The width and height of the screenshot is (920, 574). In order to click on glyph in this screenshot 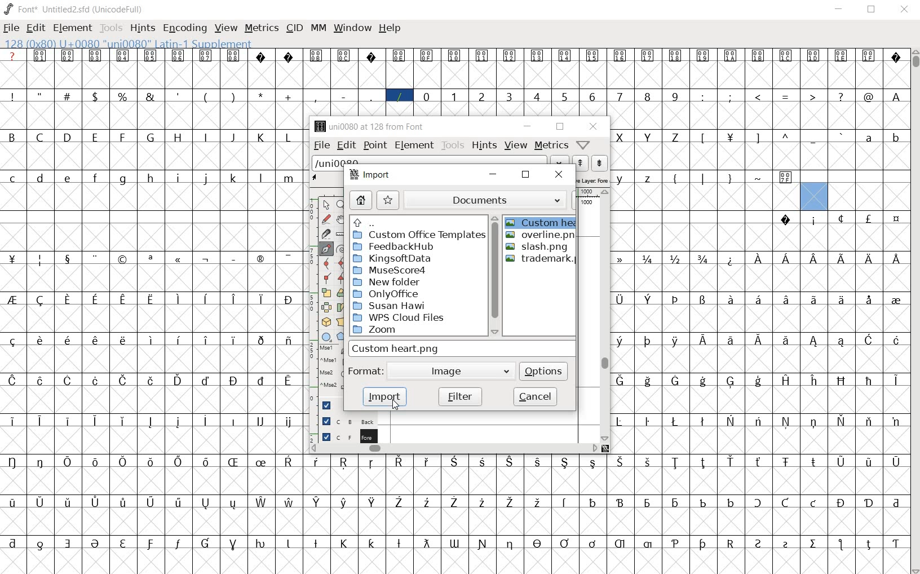, I will do `click(68, 544)`.